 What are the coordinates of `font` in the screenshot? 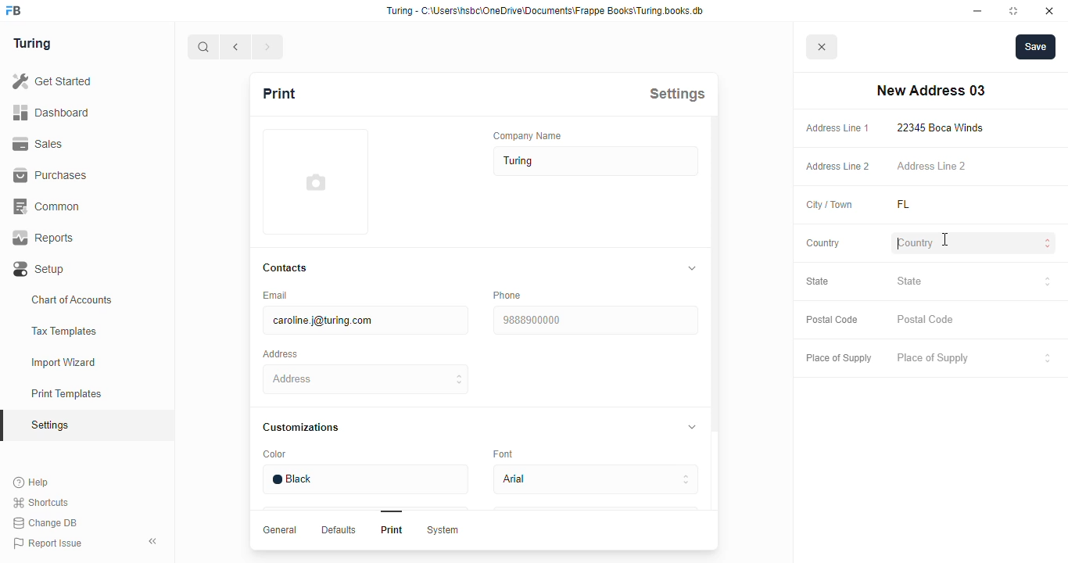 It's located at (506, 453).